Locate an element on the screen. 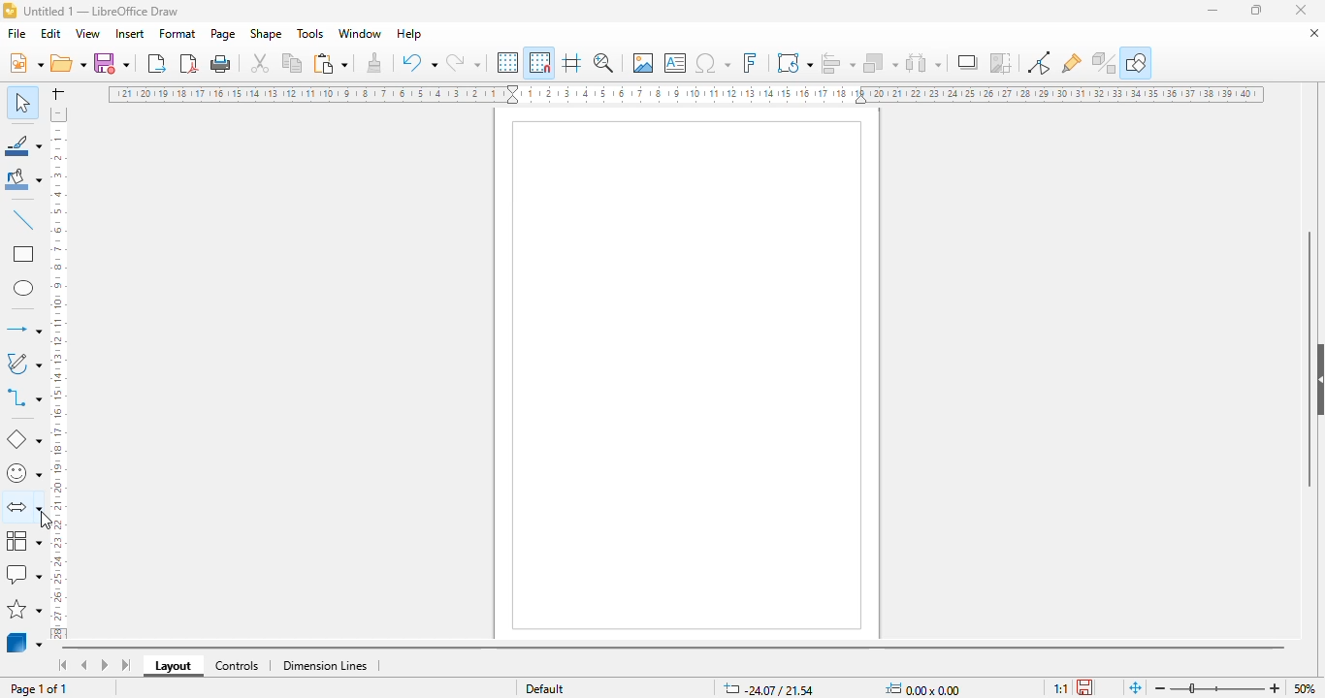 The width and height of the screenshot is (1325, 698). transformations is located at coordinates (794, 62).